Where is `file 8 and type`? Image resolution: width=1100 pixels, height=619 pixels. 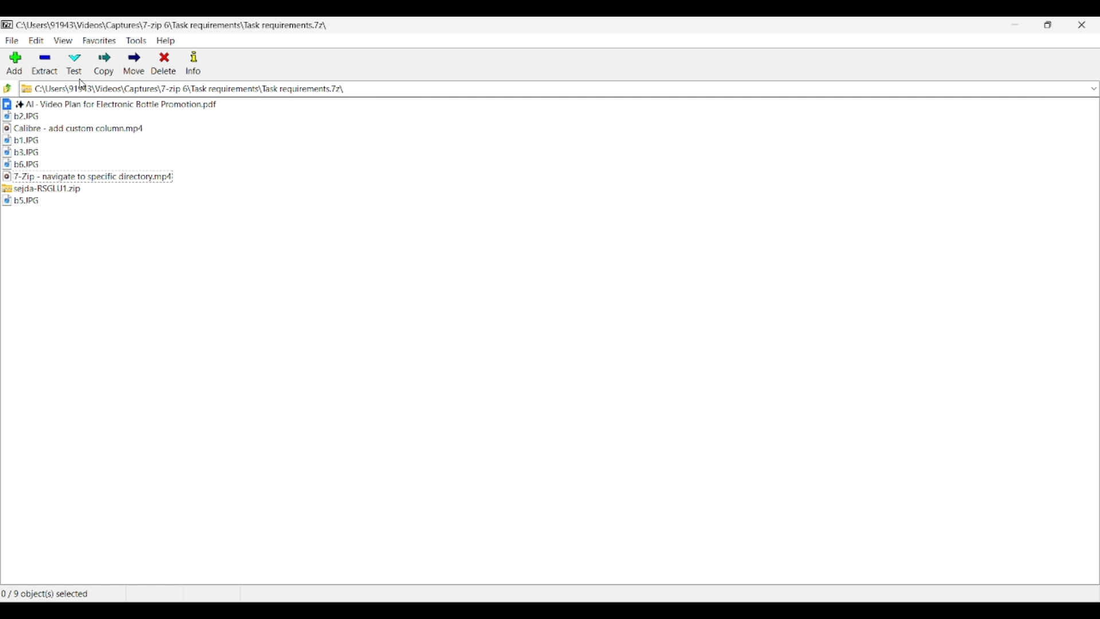
file 8 and type is located at coordinates (313, 189).